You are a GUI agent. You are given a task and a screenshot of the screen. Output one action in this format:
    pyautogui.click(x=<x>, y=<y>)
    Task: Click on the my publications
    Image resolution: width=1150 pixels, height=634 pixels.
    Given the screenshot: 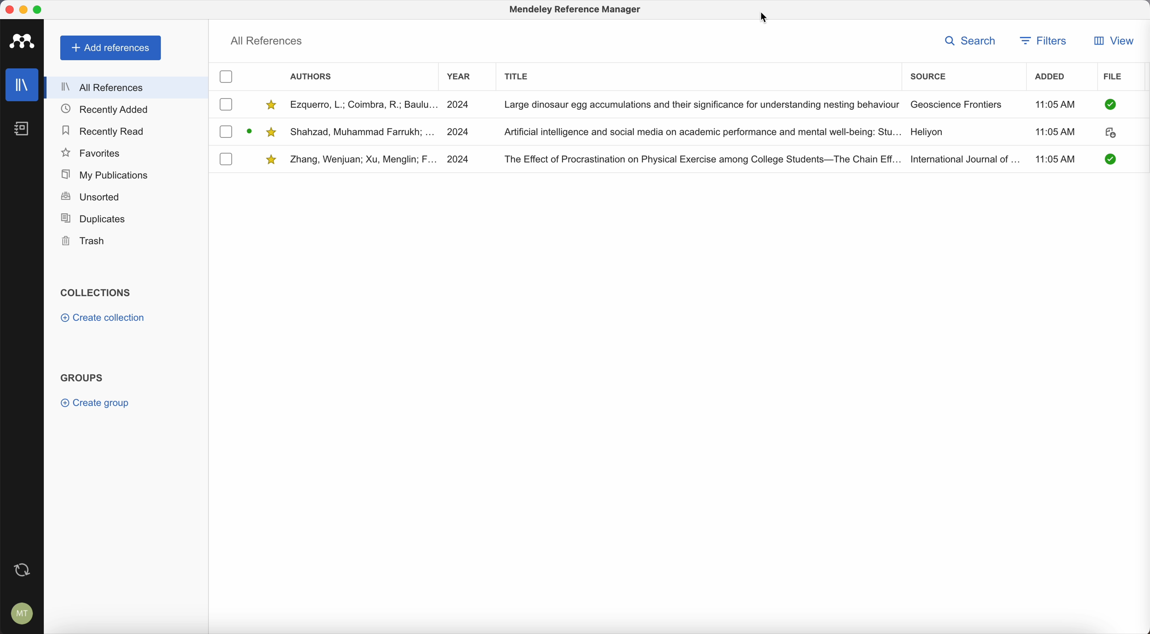 What is the action you would take?
    pyautogui.click(x=103, y=174)
    